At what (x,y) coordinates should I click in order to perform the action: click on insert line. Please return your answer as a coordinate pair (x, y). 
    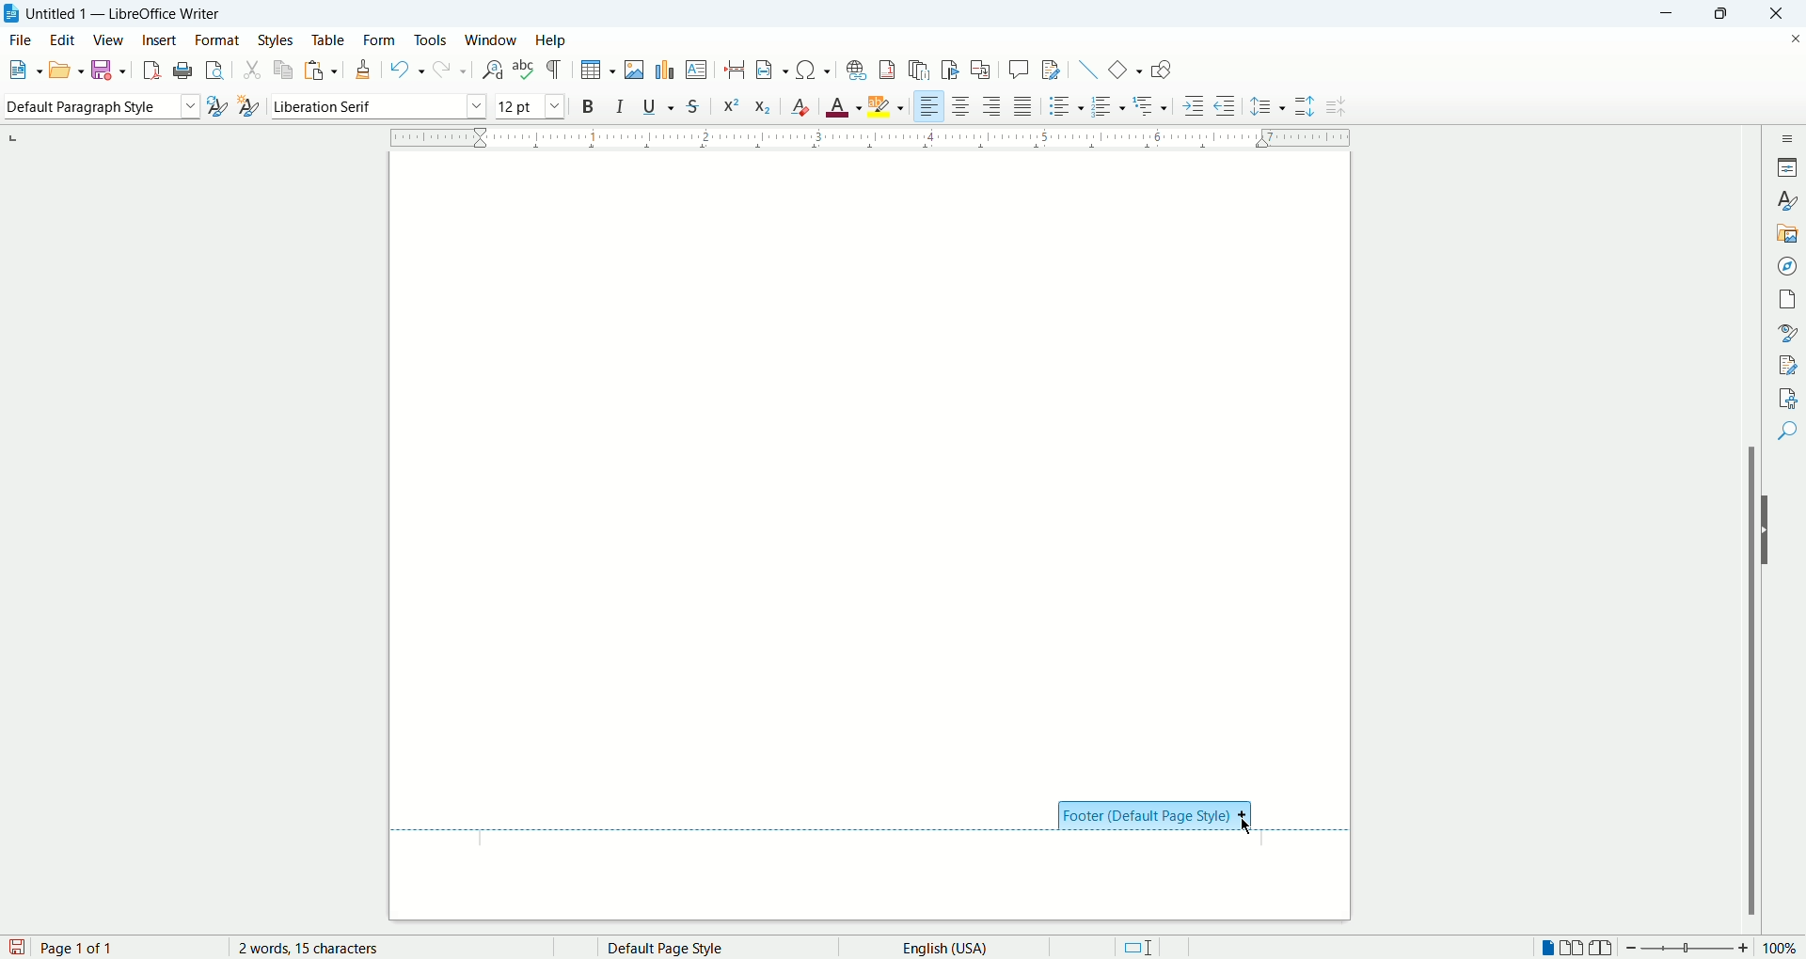
    Looking at the image, I should click on (1085, 69).